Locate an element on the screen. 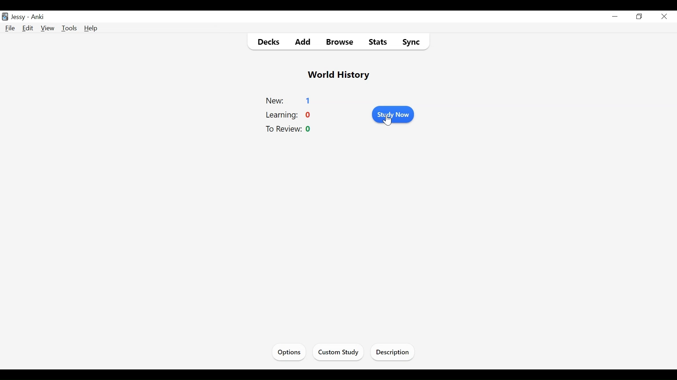 This screenshot has height=380, width=677. Anki is located at coordinates (38, 18).